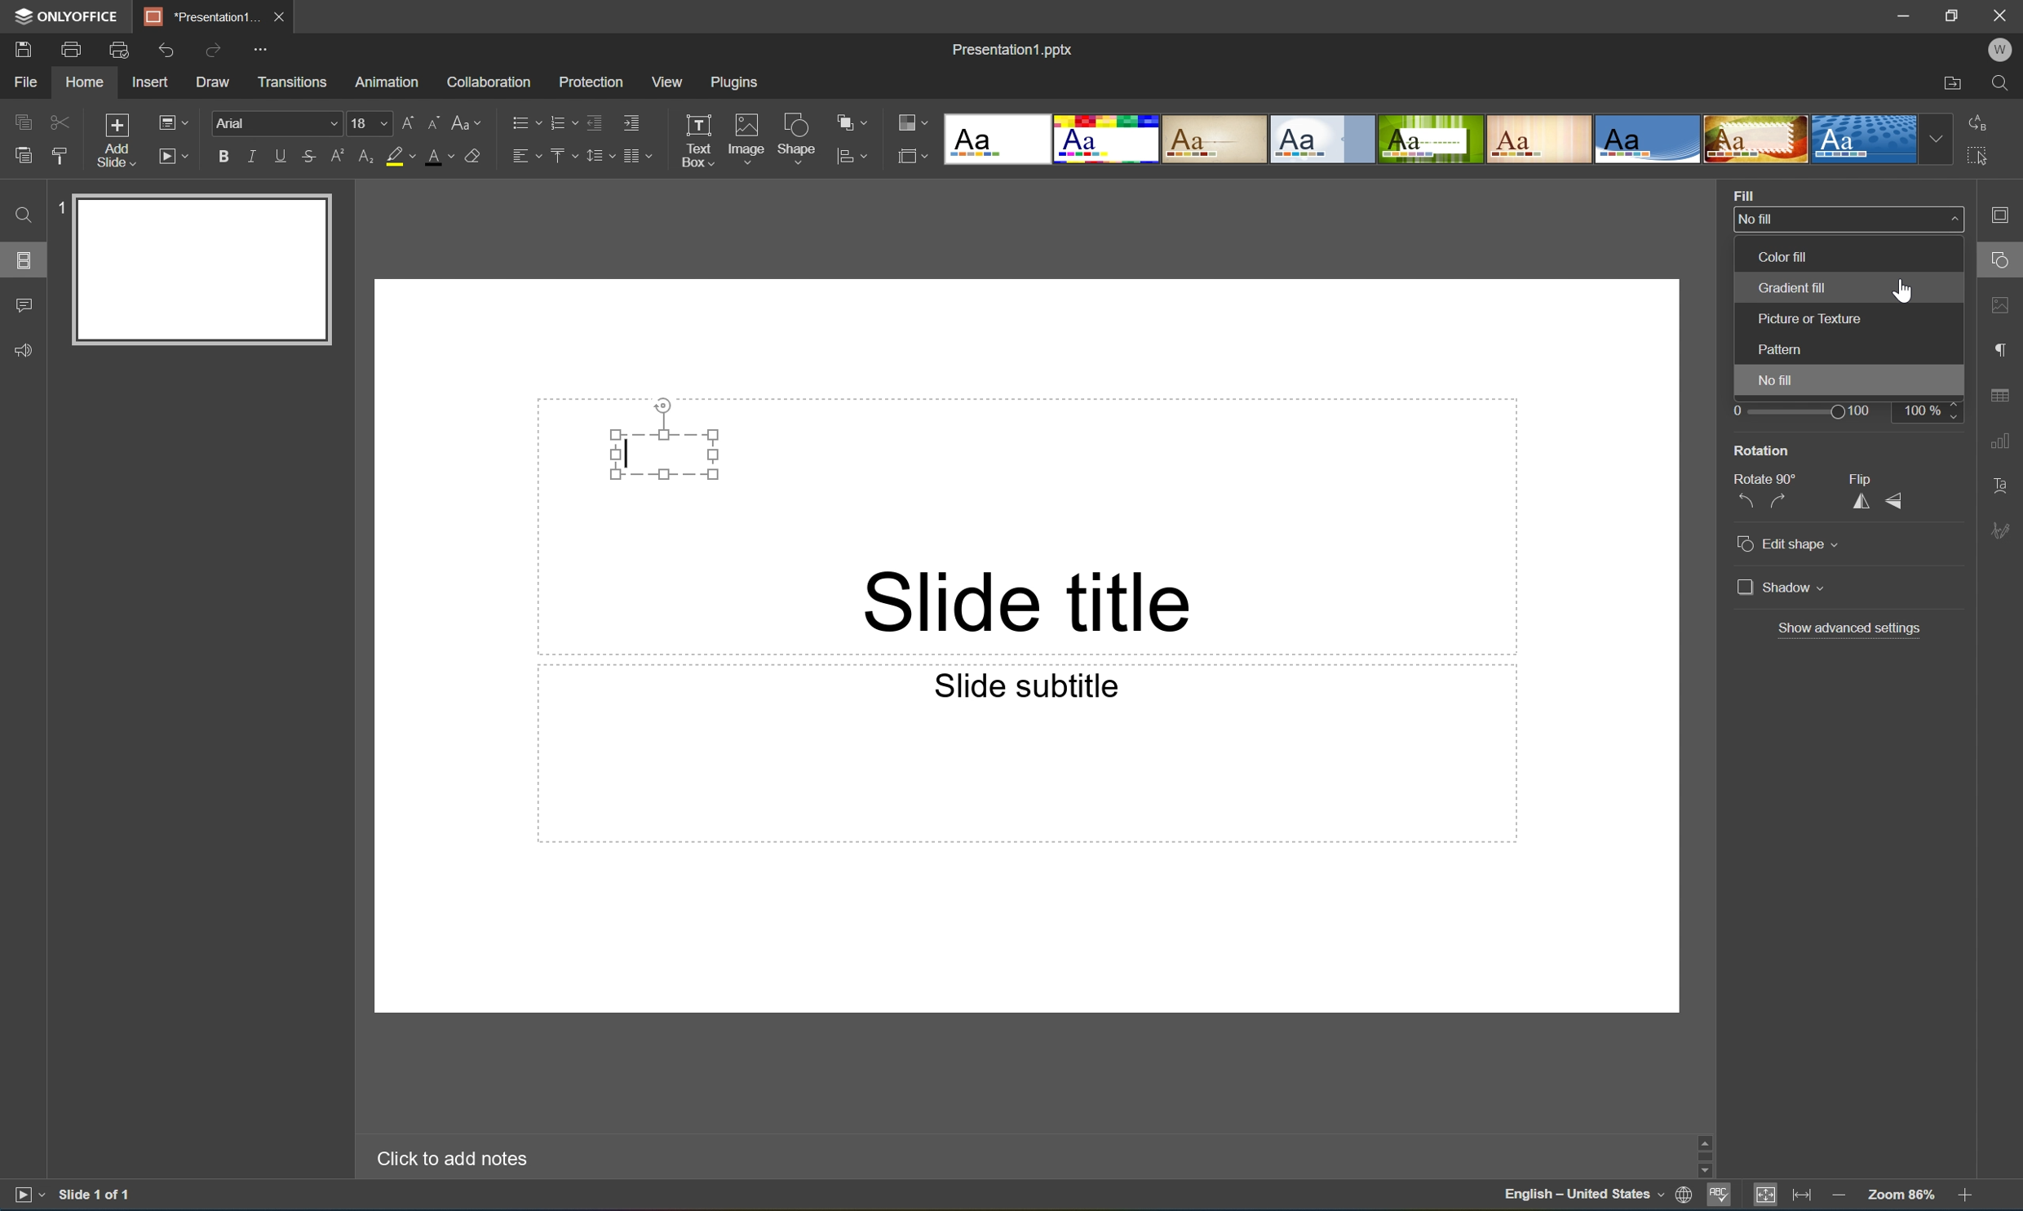 The height and width of the screenshot is (1211, 2023). I want to click on Image, so click(747, 143).